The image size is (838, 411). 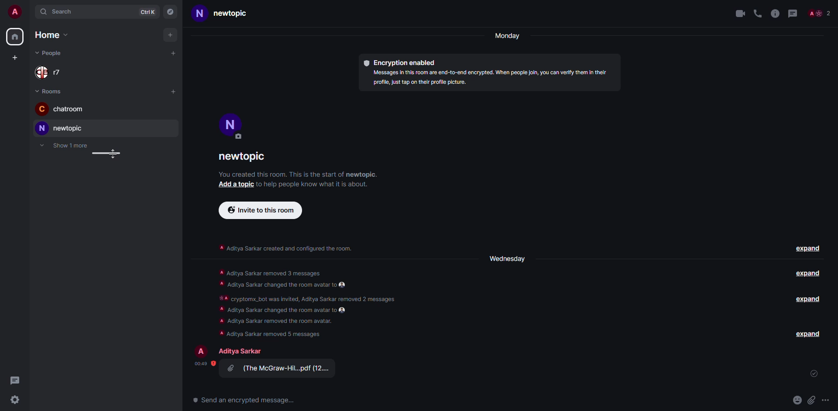 I want to click on time, so click(x=202, y=364).